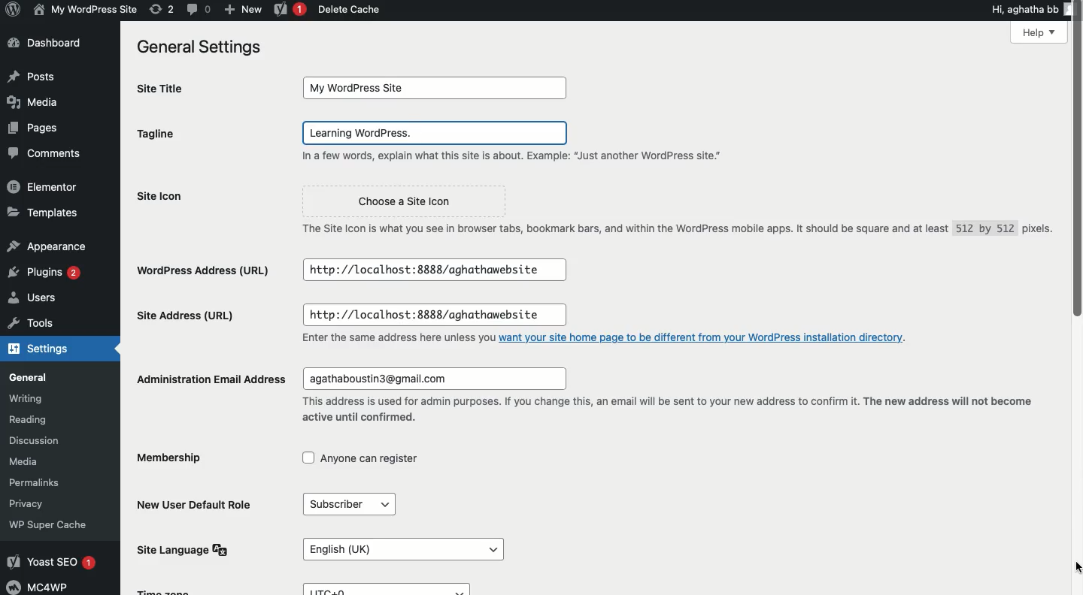 Image resolution: width=1083 pixels, height=595 pixels. What do you see at coordinates (30, 129) in the screenshot?
I see `Pages` at bounding box center [30, 129].